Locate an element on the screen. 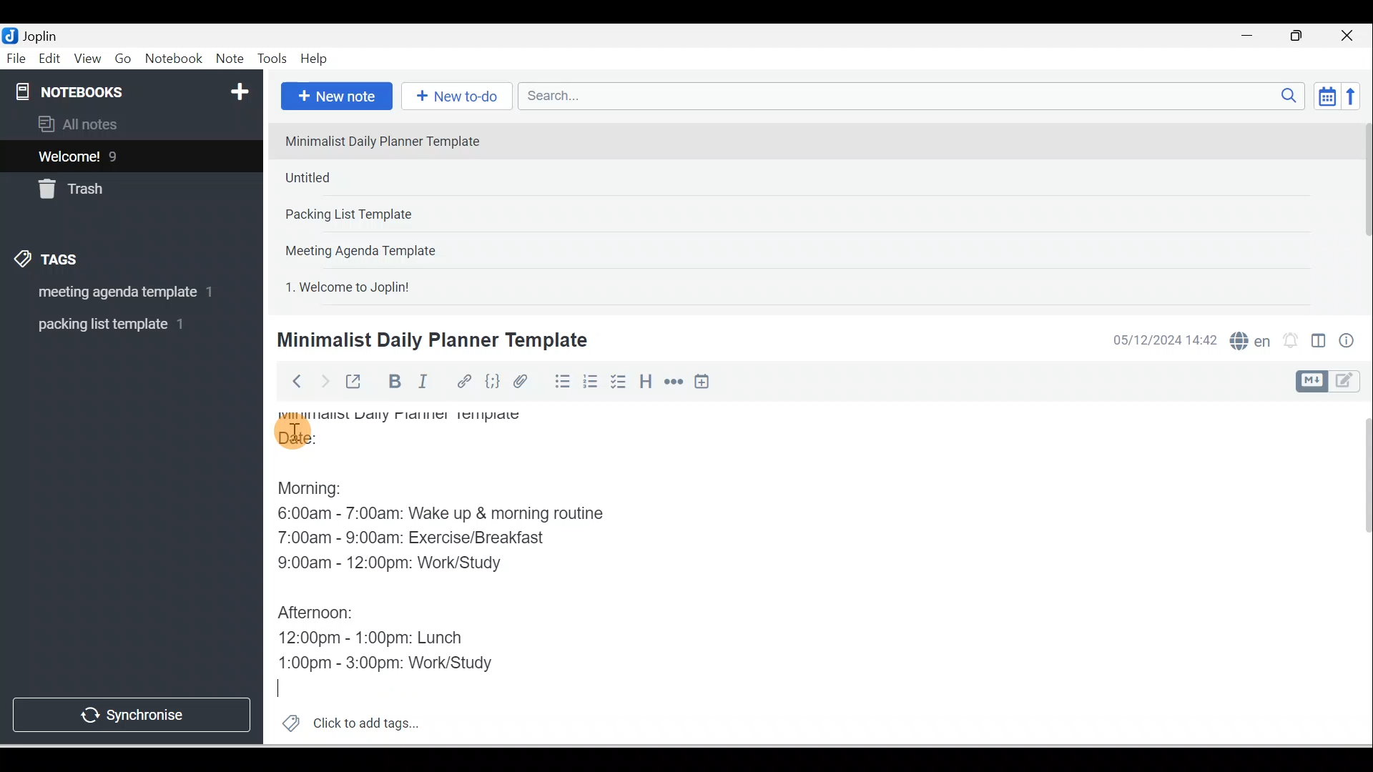 This screenshot has height=772, width=1373. Bold is located at coordinates (393, 382).